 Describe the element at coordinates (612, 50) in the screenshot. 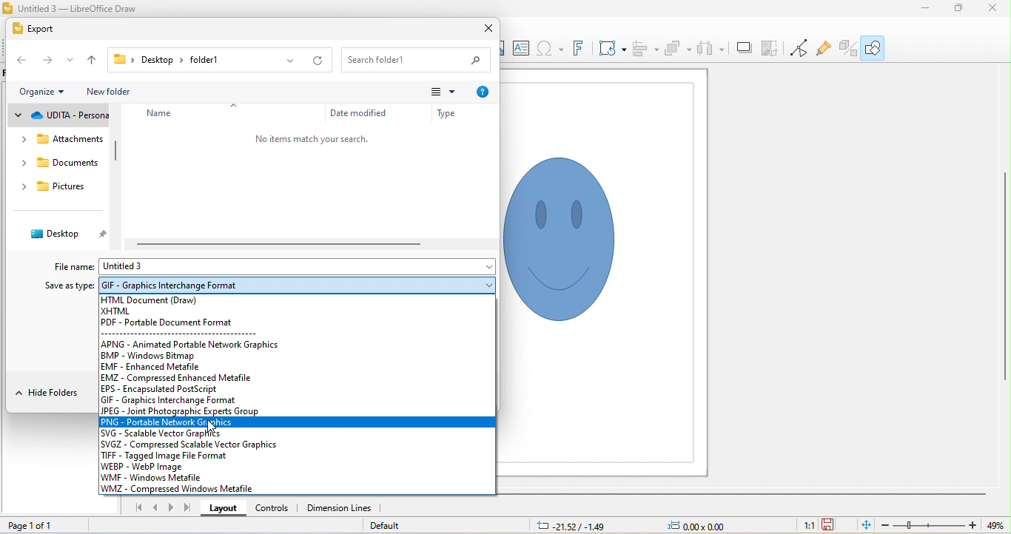

I see `transformations` at that location.